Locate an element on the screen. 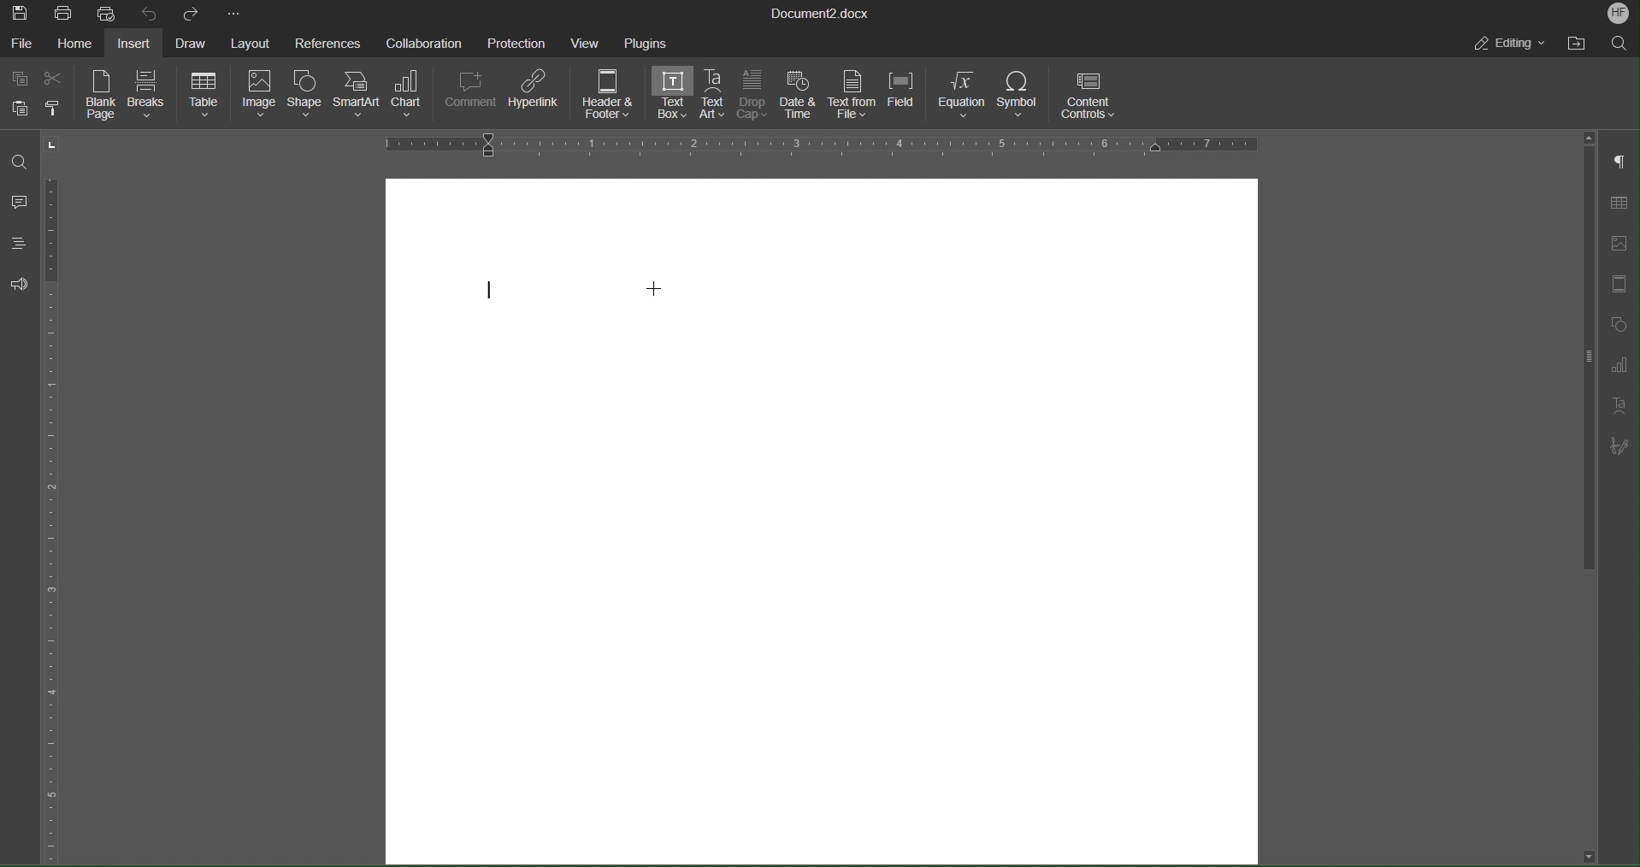 This screenshot has height=867, width=1640. Signature is located at coordinates (1618, 447).